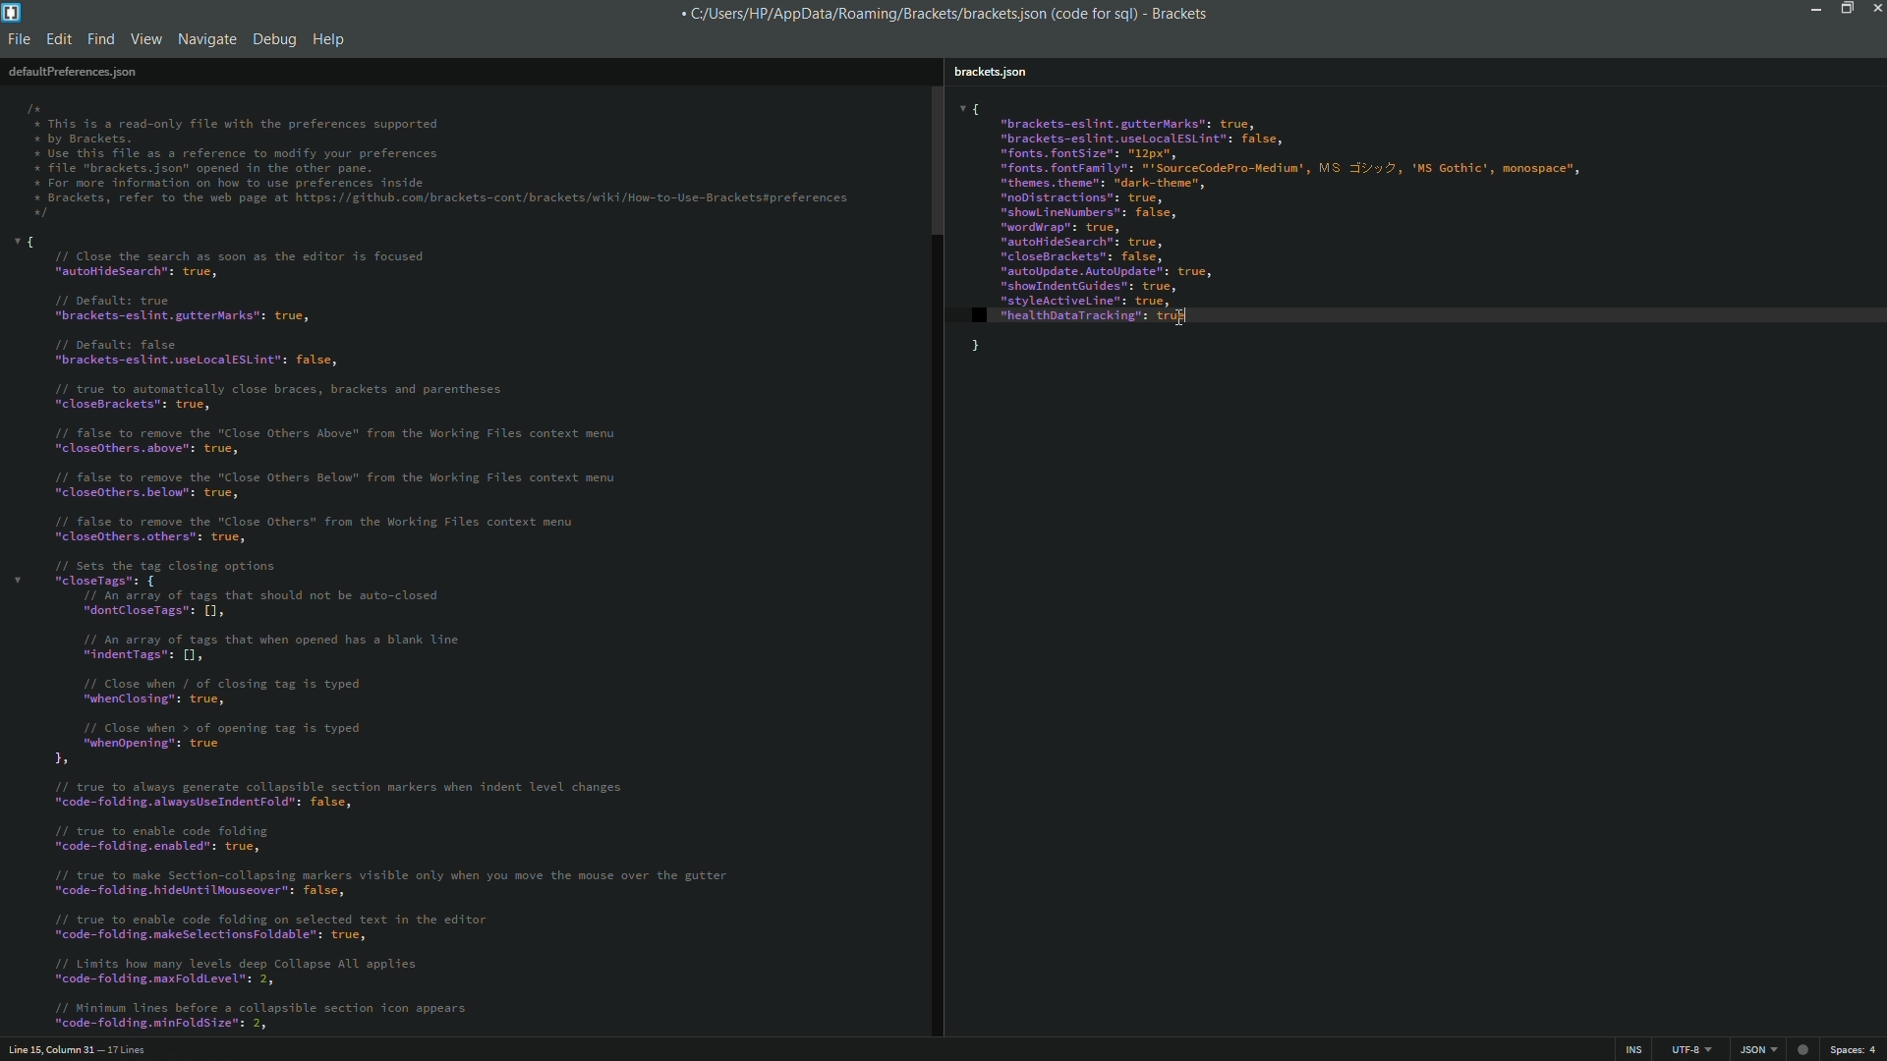  I want to click on Minimize, so click(1812, 8).